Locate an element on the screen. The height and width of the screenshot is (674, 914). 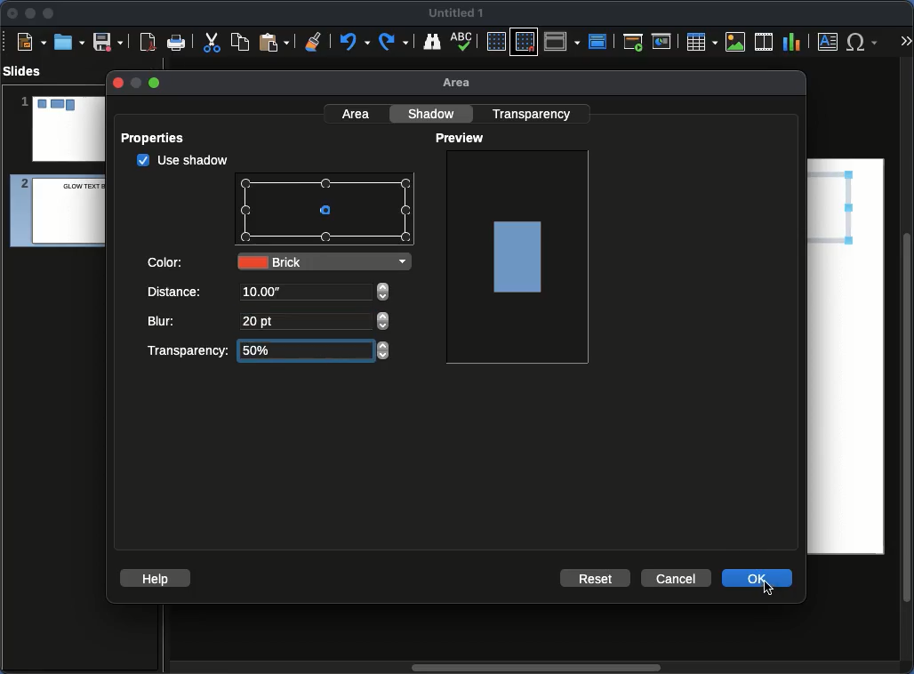
Copy is located at coordinates (240, 41).